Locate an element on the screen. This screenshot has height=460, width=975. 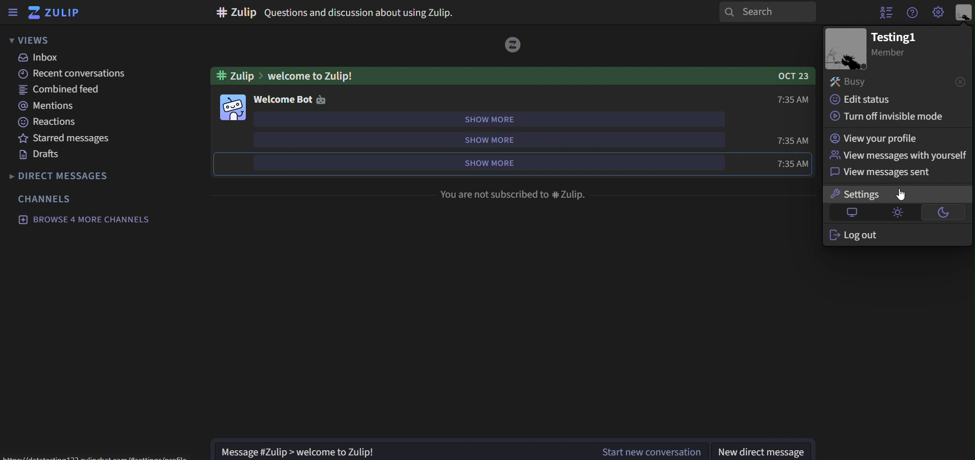
show more is located at coordinates (487, 139).